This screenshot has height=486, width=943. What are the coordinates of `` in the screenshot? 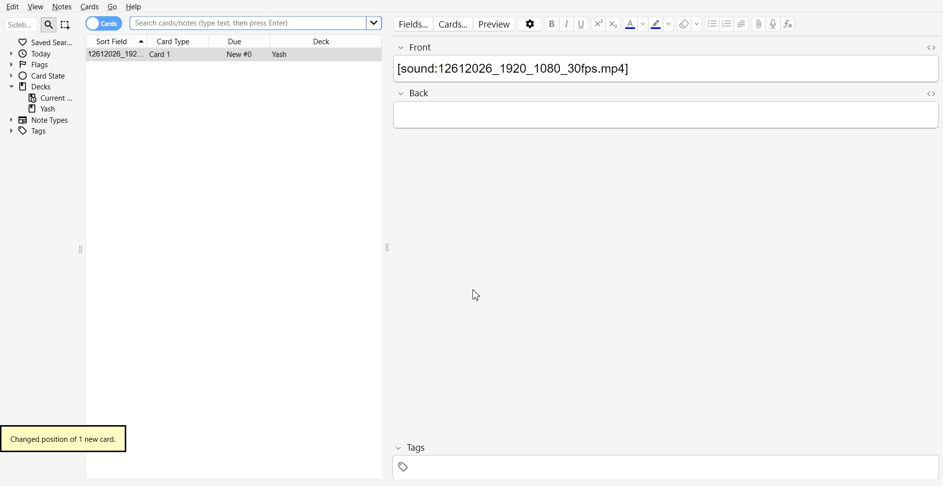 It's located at (374, 23).